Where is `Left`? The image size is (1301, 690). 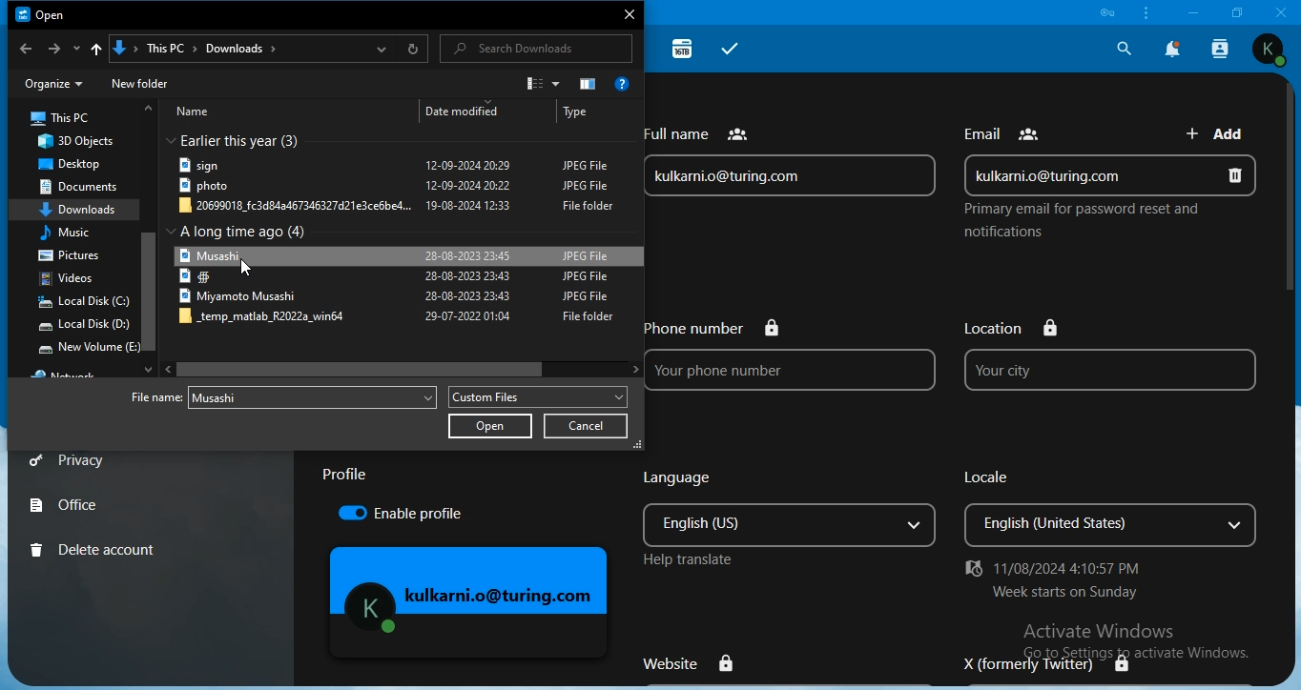
Left is located at coordinates (168, 369).